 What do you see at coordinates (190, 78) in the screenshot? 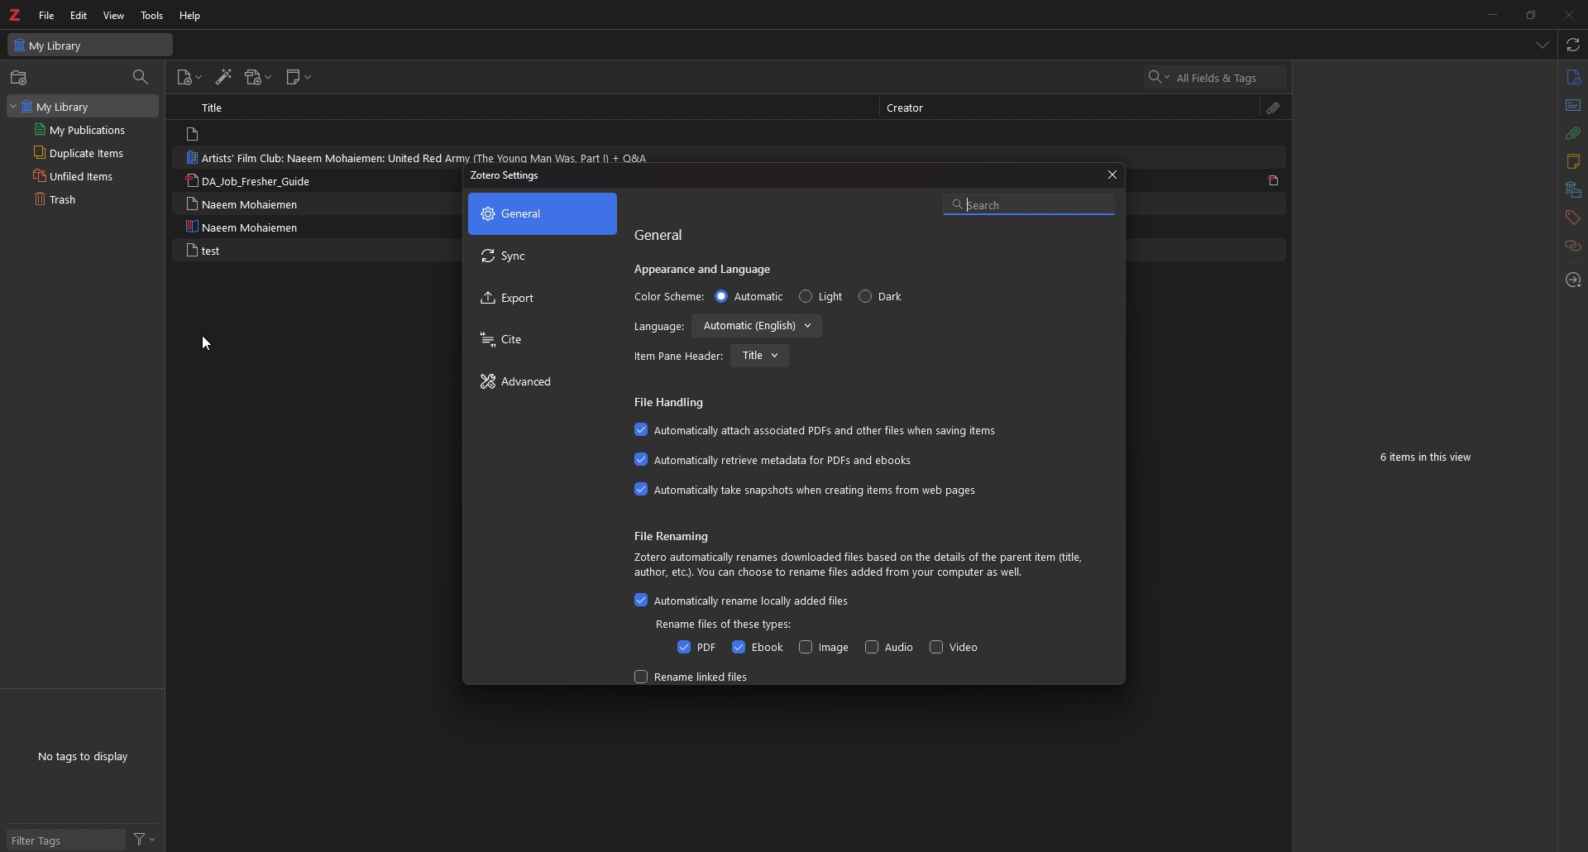
I see `new item` at bounding box center [190, 78].